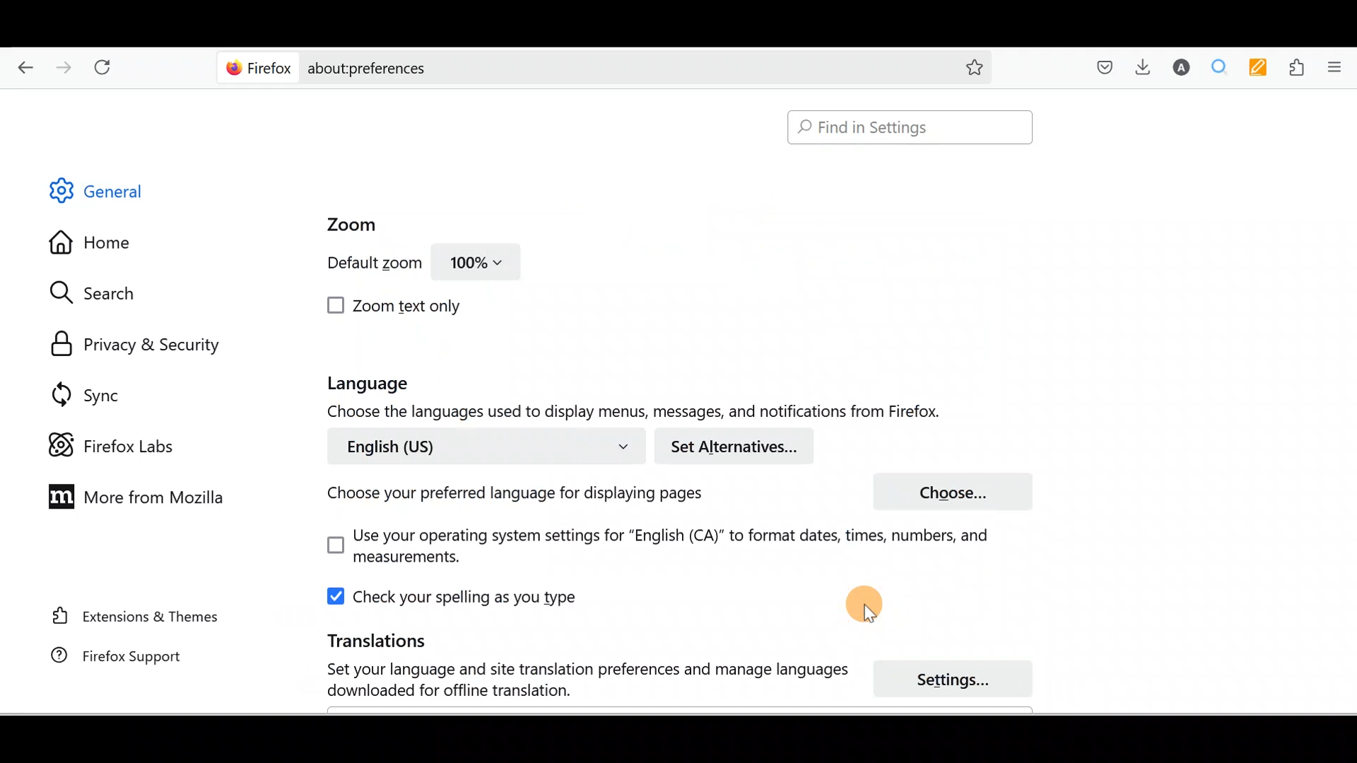 This screenshot has height=763, width=1357. I want to click on General, so click(109, 194).